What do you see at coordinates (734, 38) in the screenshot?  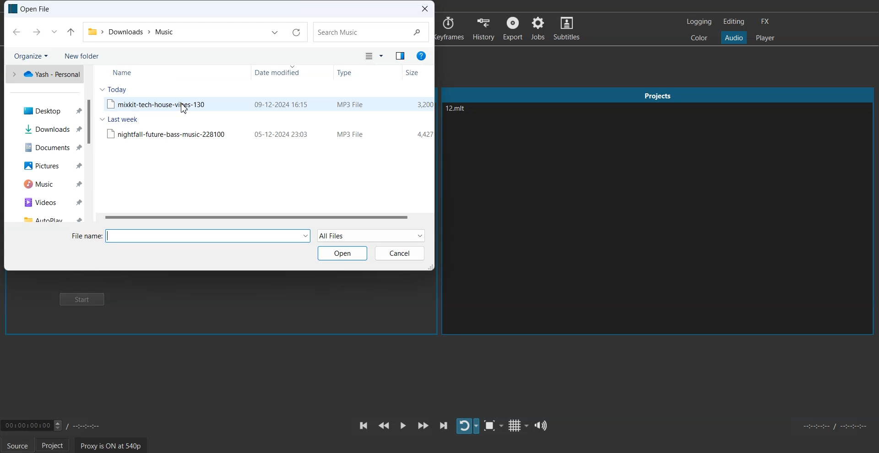 I see `Audio` at bounding box center [734, 38].